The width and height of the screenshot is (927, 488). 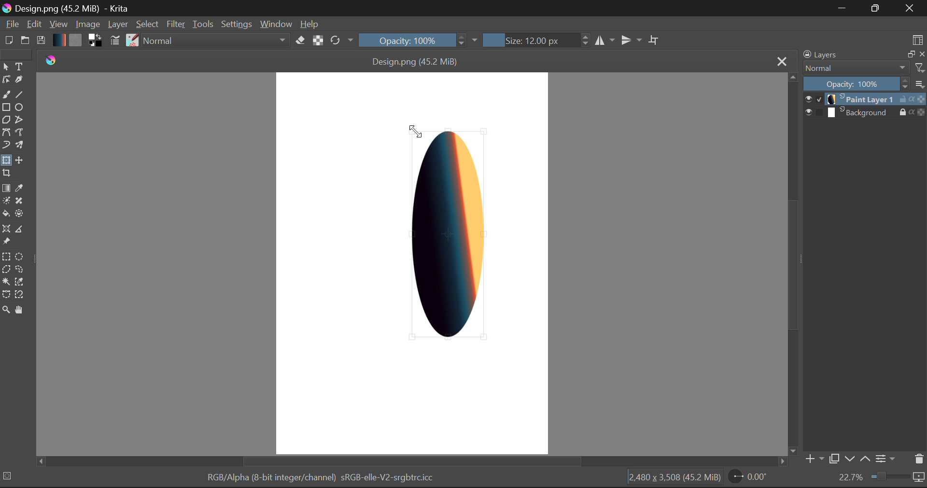 I want to click on Scroll Bar, so click(x=414, y=462).